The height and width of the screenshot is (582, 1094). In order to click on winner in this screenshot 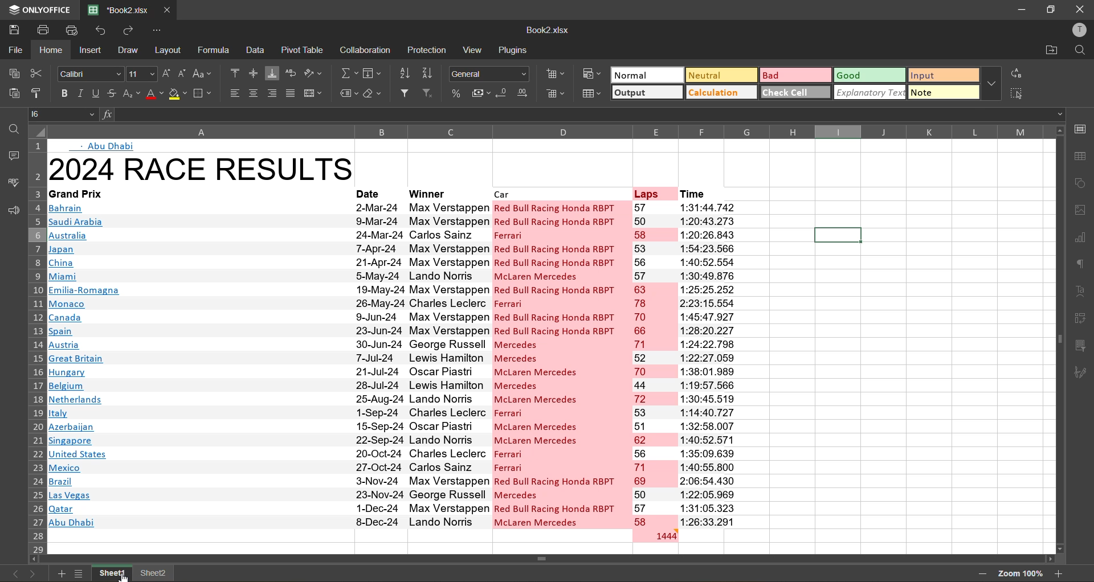, I will do `click(446, 192)`.